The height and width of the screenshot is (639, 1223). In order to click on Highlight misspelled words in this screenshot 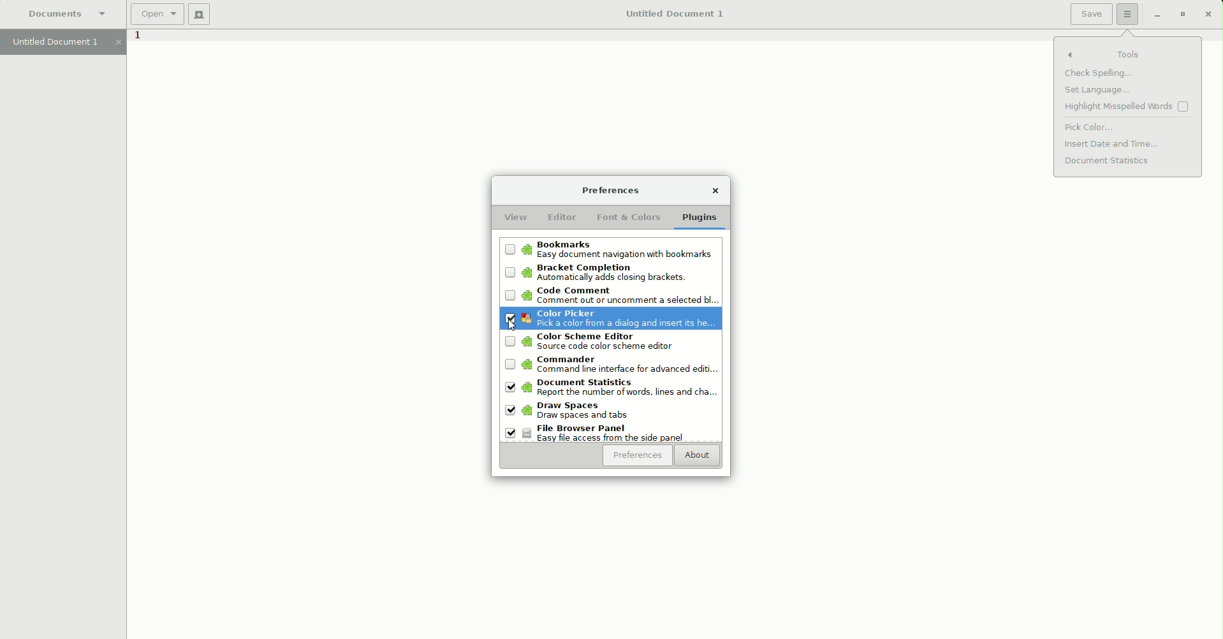, I will do `click(1129, 108)`.